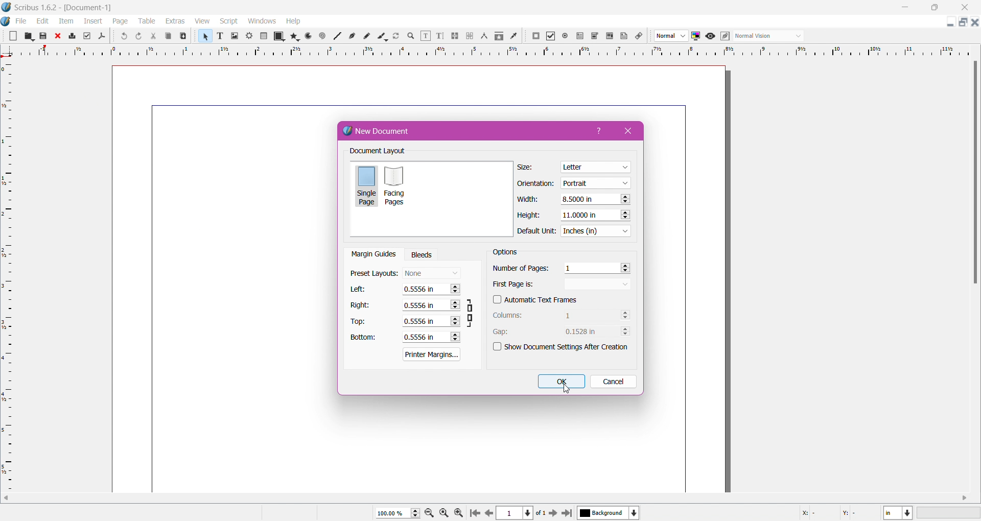 This screenshot has width=981, height=521. What do you see at coordinates (975, 23) in the screenshot?
I see `close` at bounding box center [975, 23].